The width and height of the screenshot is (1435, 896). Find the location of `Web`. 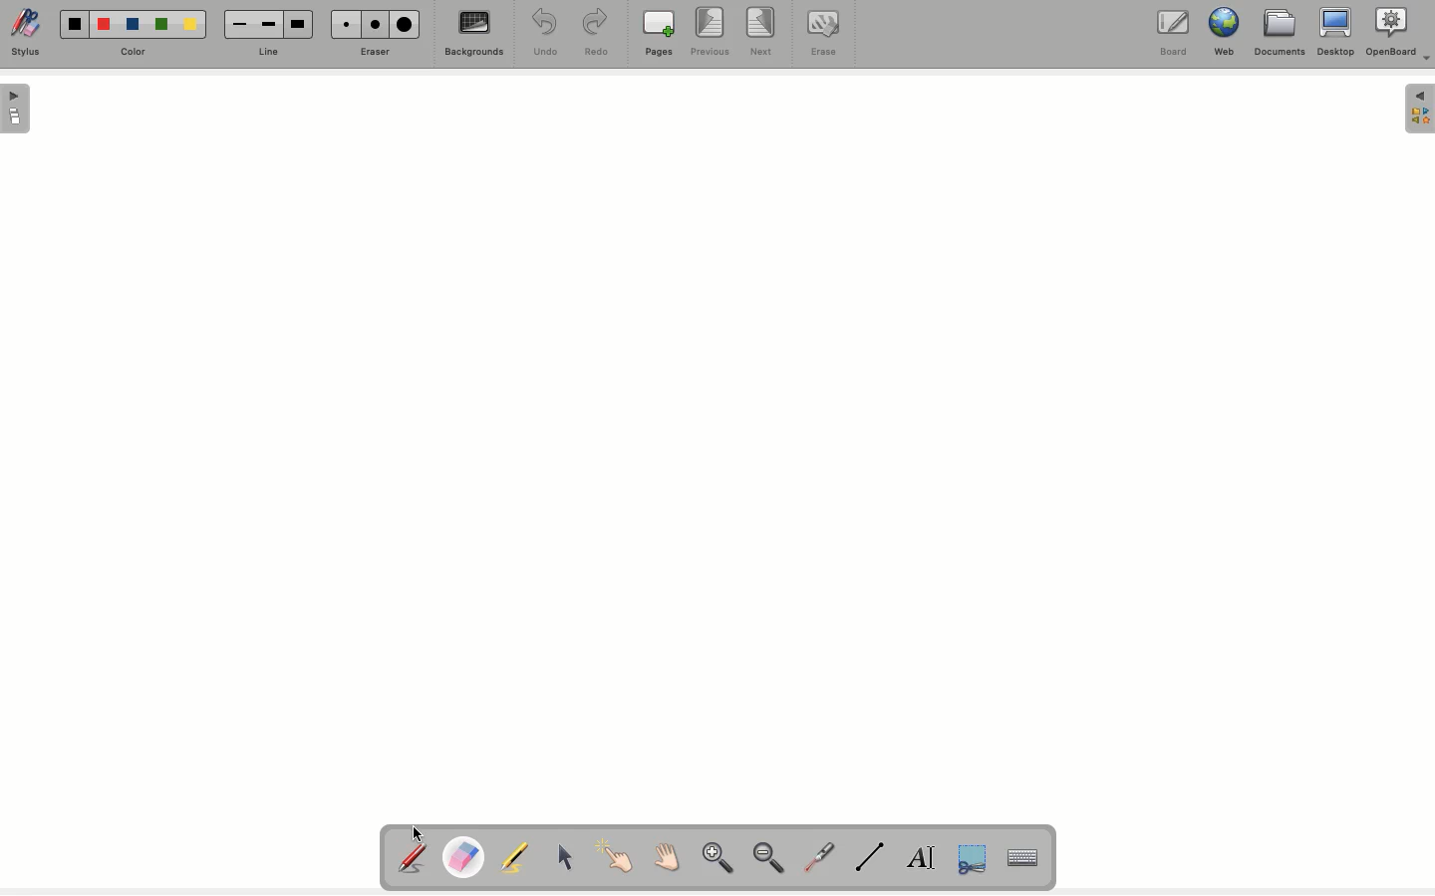

Web is located at coordinates (1227, 33).